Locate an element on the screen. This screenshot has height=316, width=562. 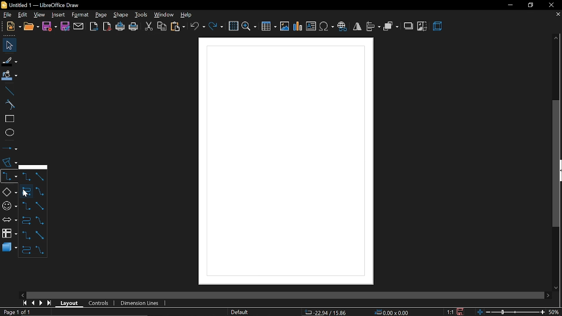
zoom change is located at coordinates (512, 312).